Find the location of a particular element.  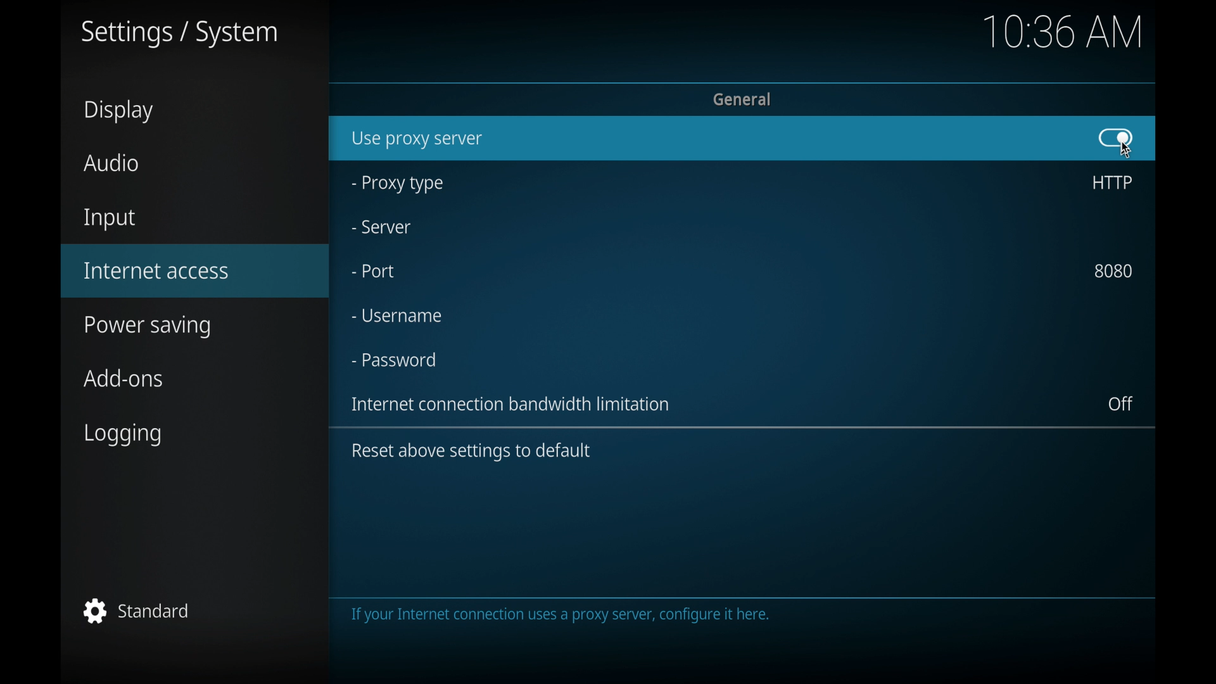

port is located at coordinates (373, 271).